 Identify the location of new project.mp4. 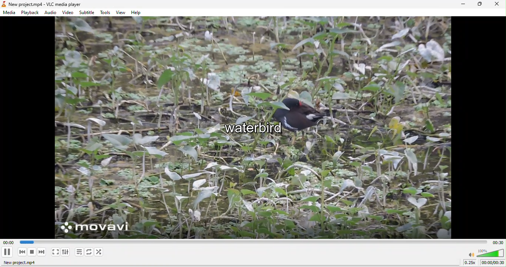
(30, 263).